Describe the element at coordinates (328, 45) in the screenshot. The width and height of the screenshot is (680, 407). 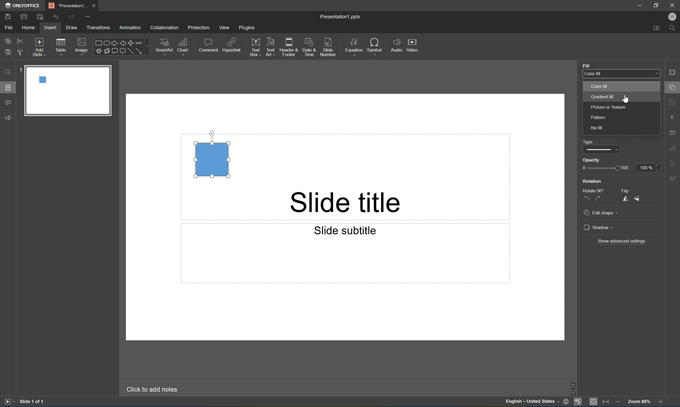
I see `Slide number` at that location.